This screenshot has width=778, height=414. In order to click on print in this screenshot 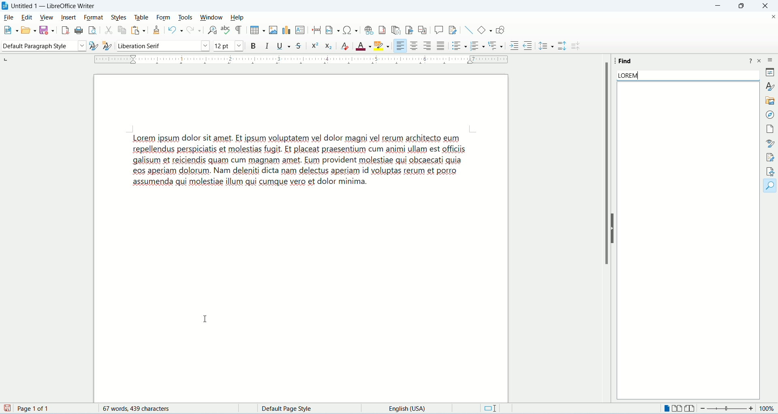, I will do `click(78, 30)`.